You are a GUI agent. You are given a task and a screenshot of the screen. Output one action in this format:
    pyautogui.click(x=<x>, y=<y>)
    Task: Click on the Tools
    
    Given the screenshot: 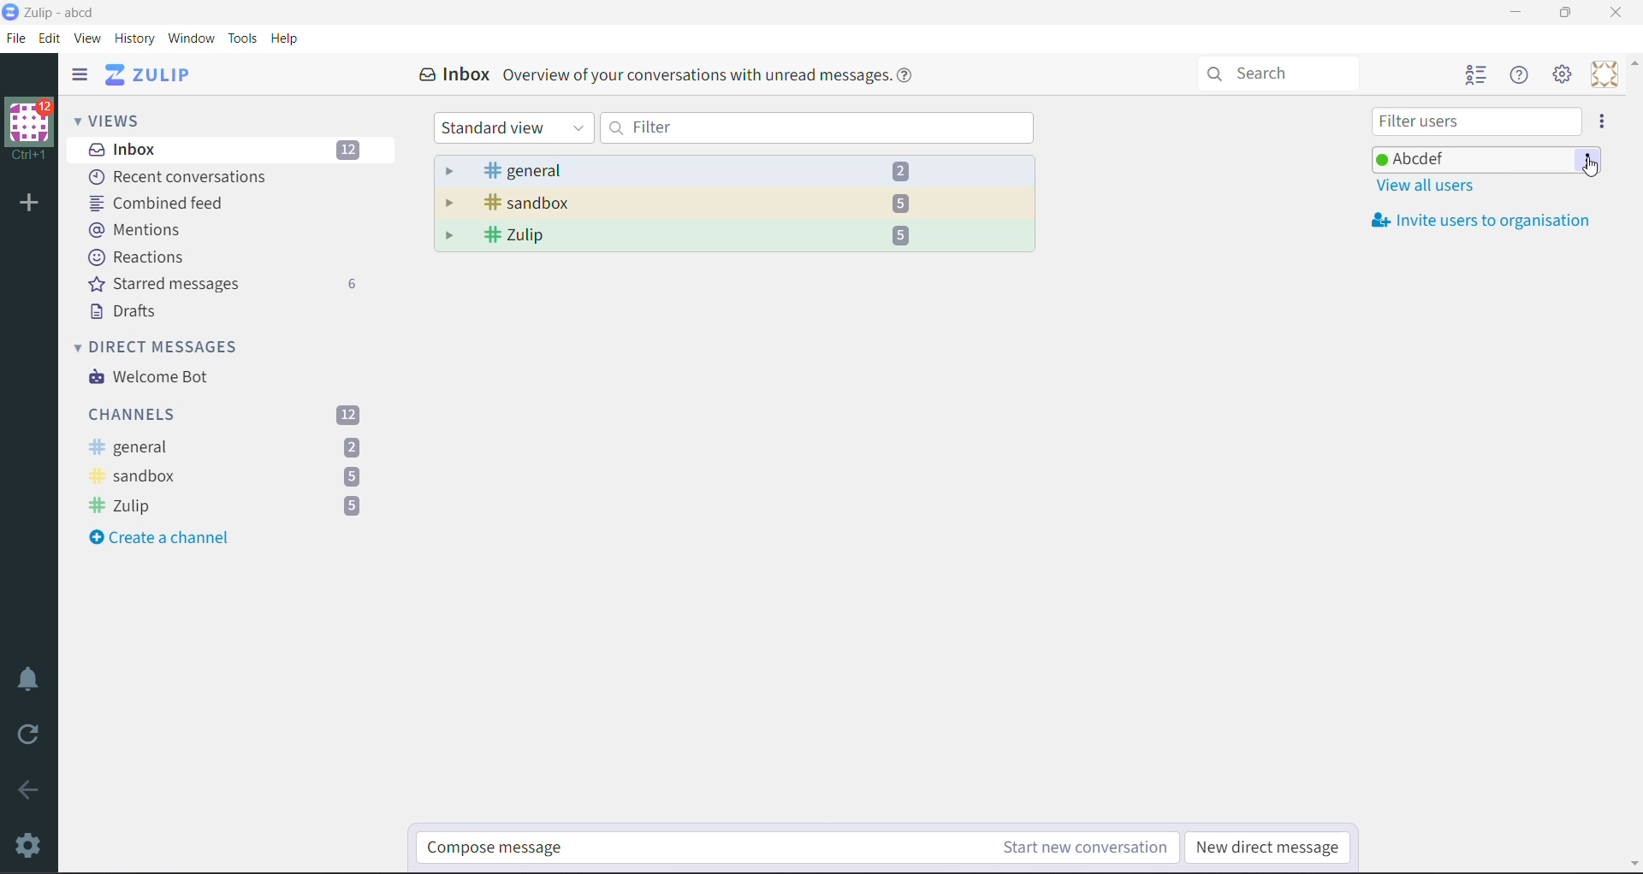 What is the action you would take?
    pyautogui.click(x=244, y=38)
    